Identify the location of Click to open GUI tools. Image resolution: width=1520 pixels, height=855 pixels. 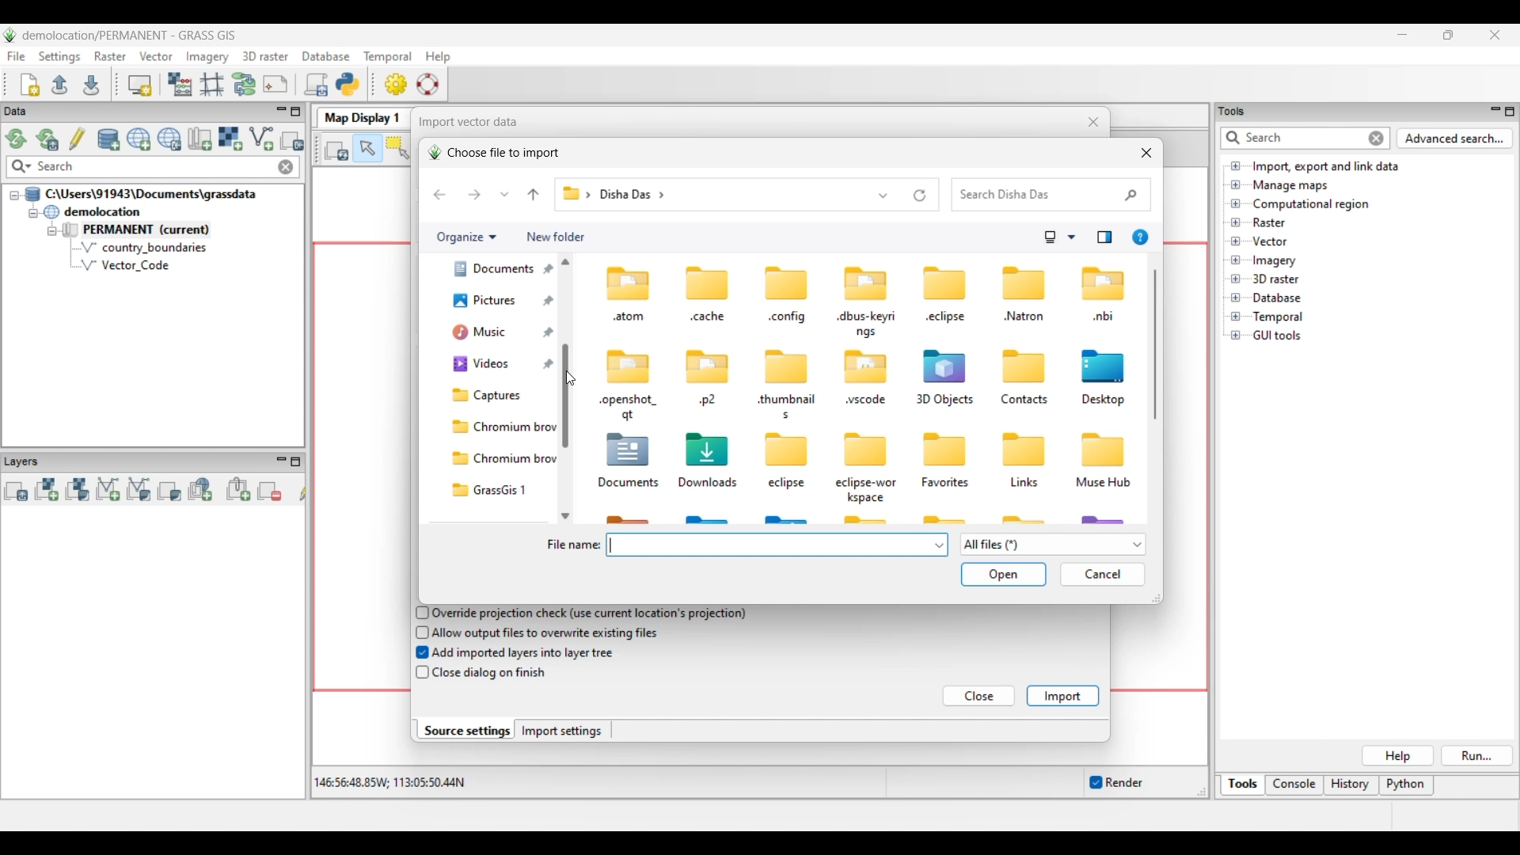
(1236, 336).